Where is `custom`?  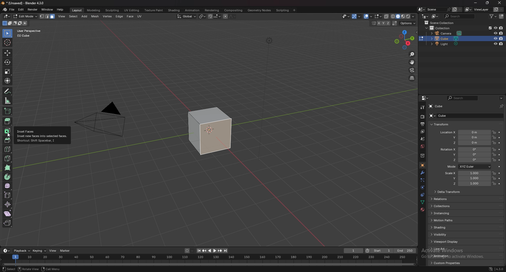 custom is located at coordinates (444, 264).